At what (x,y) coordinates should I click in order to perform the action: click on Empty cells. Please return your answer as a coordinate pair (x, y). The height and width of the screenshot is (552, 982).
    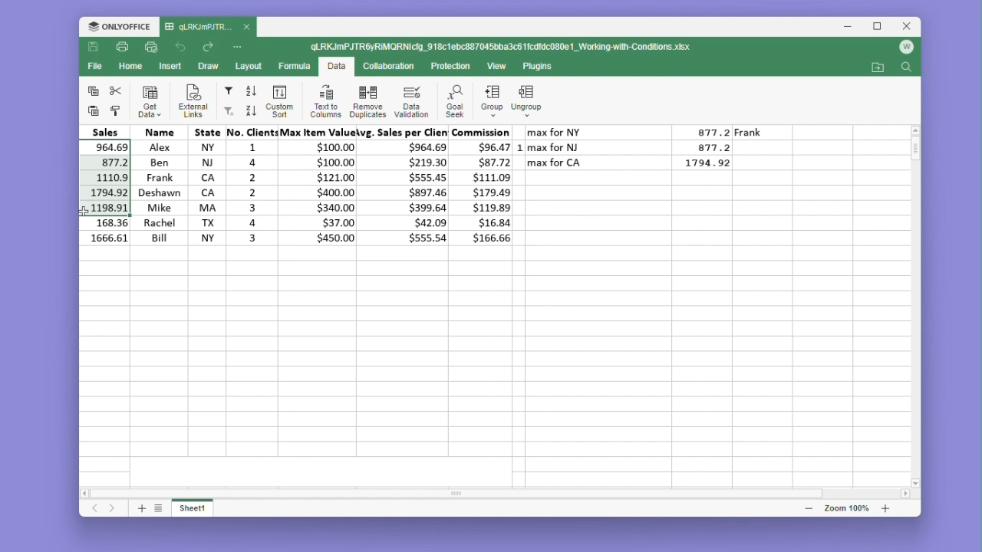
    Looking at the image, I should click on (497, 368).